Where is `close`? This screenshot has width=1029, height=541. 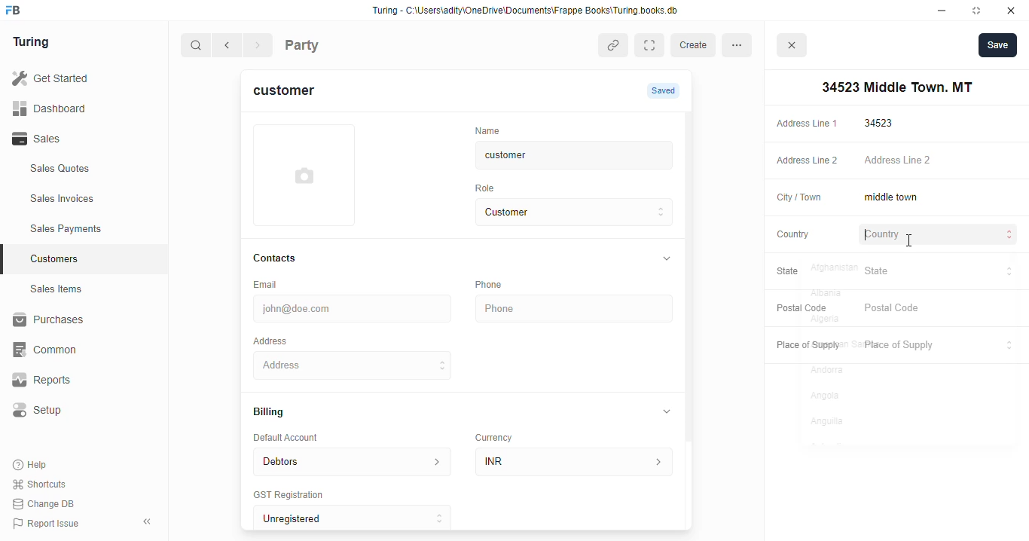 close is located at coordinates (794, 47).